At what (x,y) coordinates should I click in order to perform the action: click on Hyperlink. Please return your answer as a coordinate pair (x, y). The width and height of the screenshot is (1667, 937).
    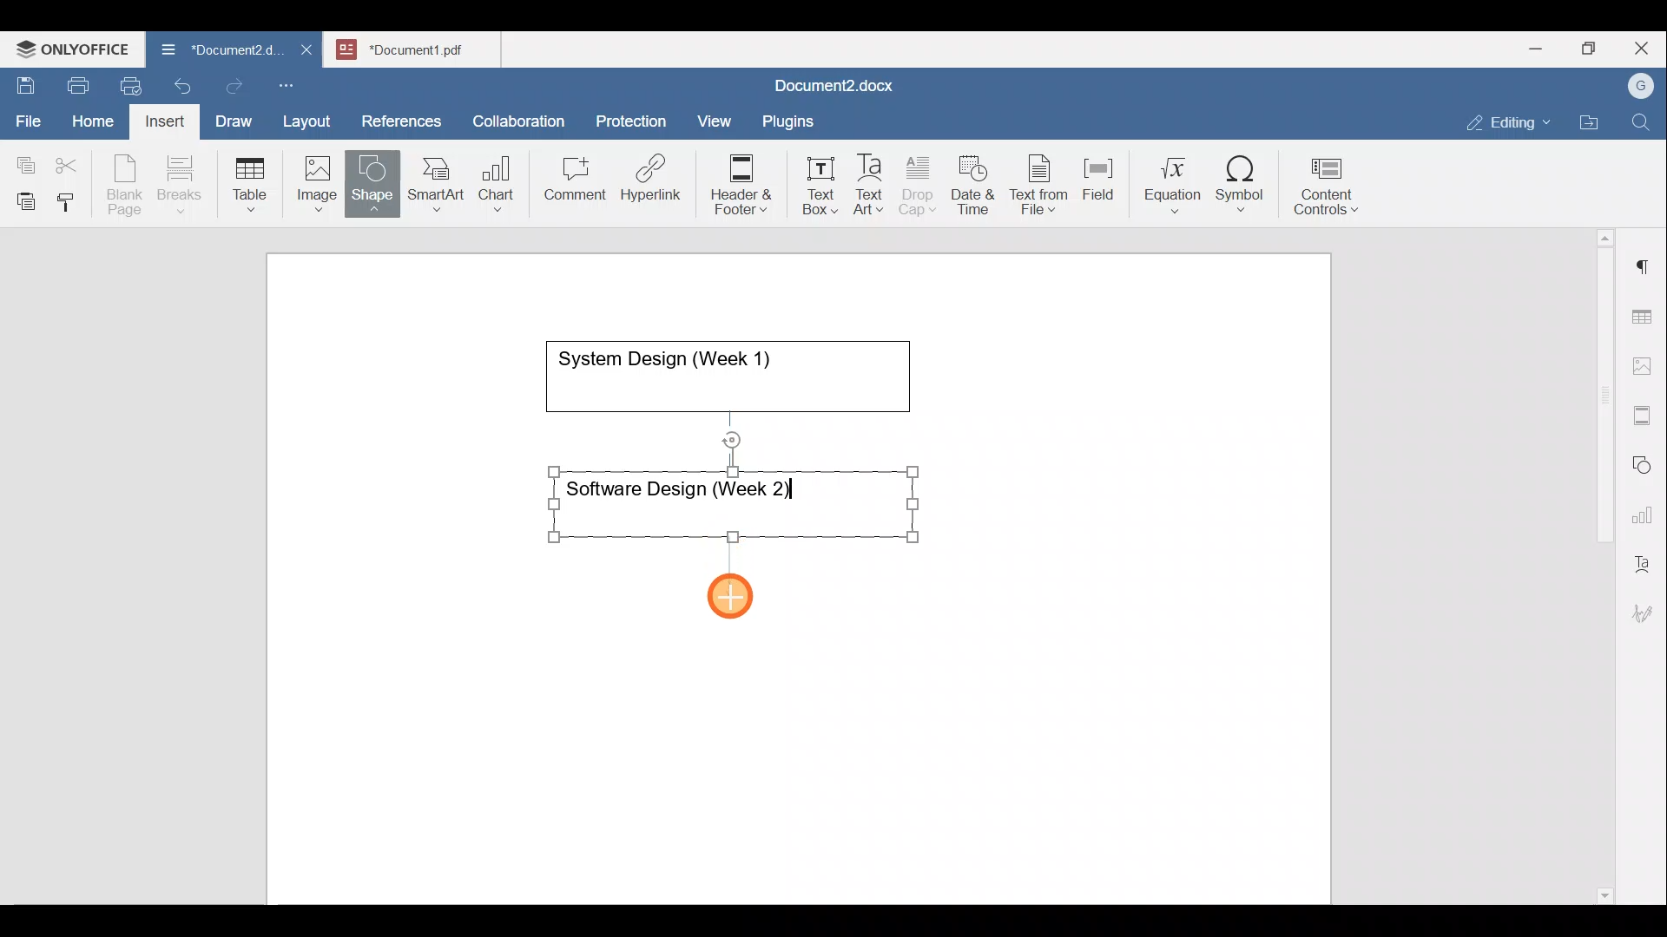
    Looking at the image, I should click on (656, 183).